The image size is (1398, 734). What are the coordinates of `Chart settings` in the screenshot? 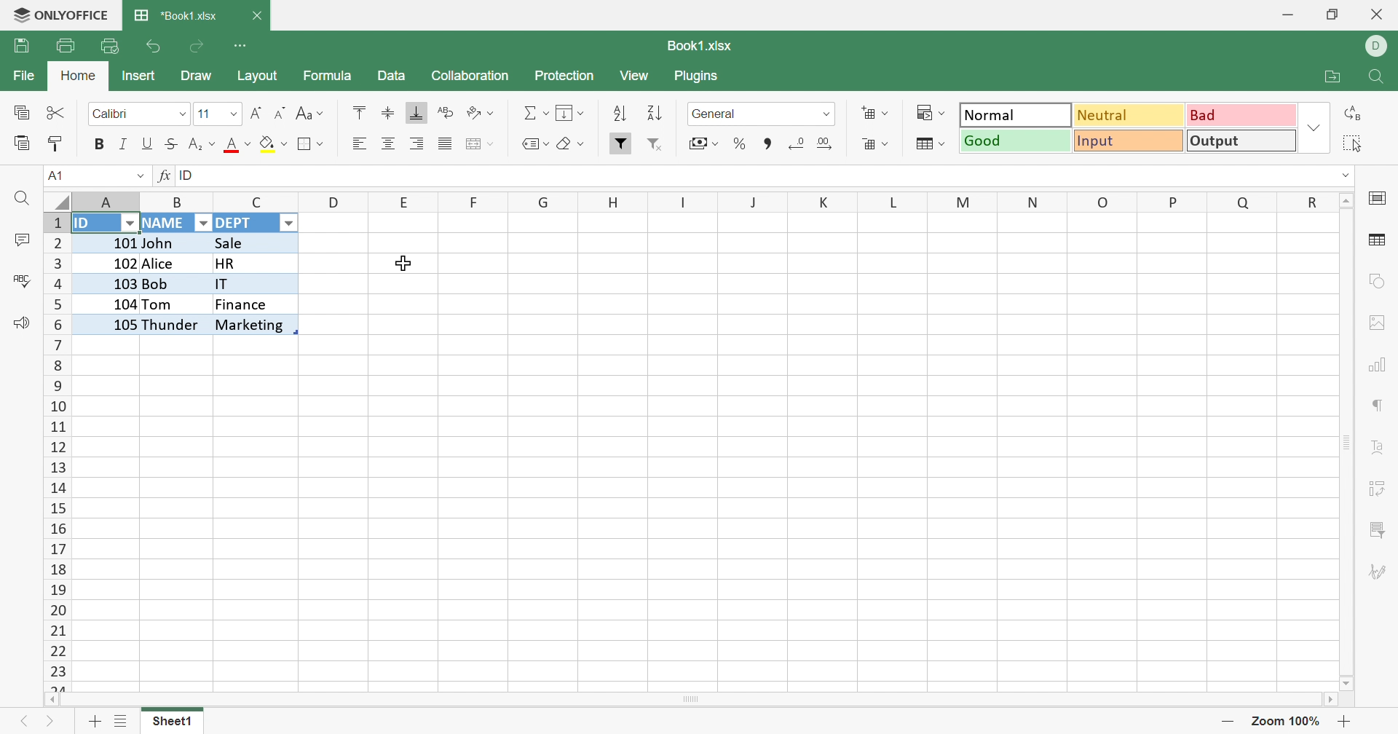 It's located at (1373, 366).